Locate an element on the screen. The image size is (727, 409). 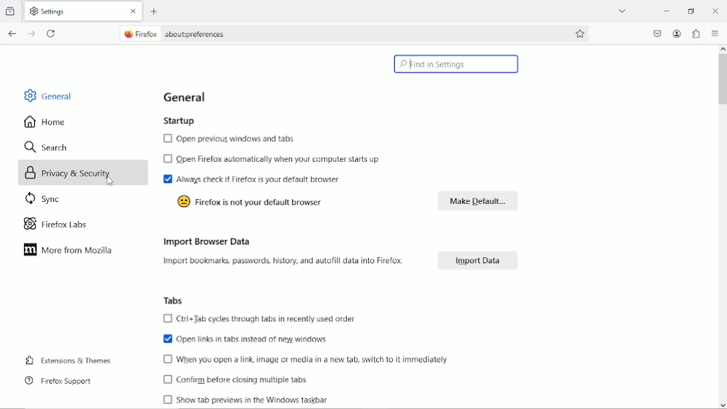
more from mozilla is located at coordinates (69, 250).